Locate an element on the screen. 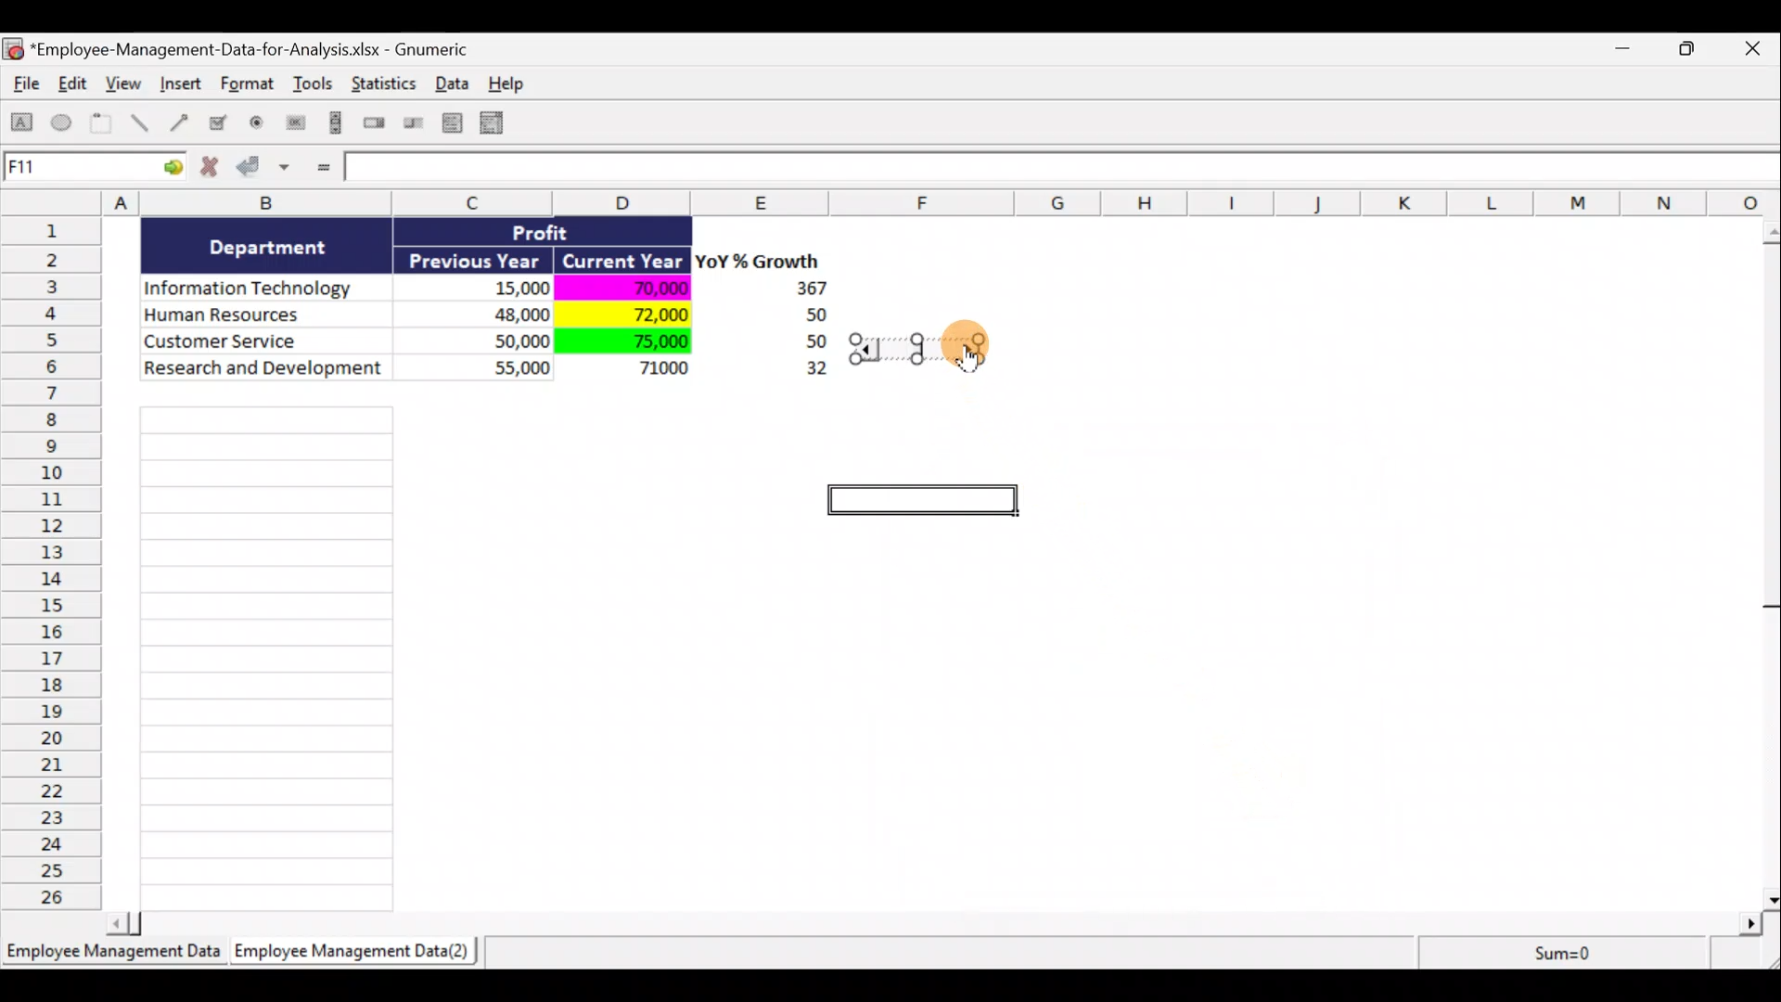 This screenshot has width=1781, height=1002. Tools is located at coordinates (315, 87).